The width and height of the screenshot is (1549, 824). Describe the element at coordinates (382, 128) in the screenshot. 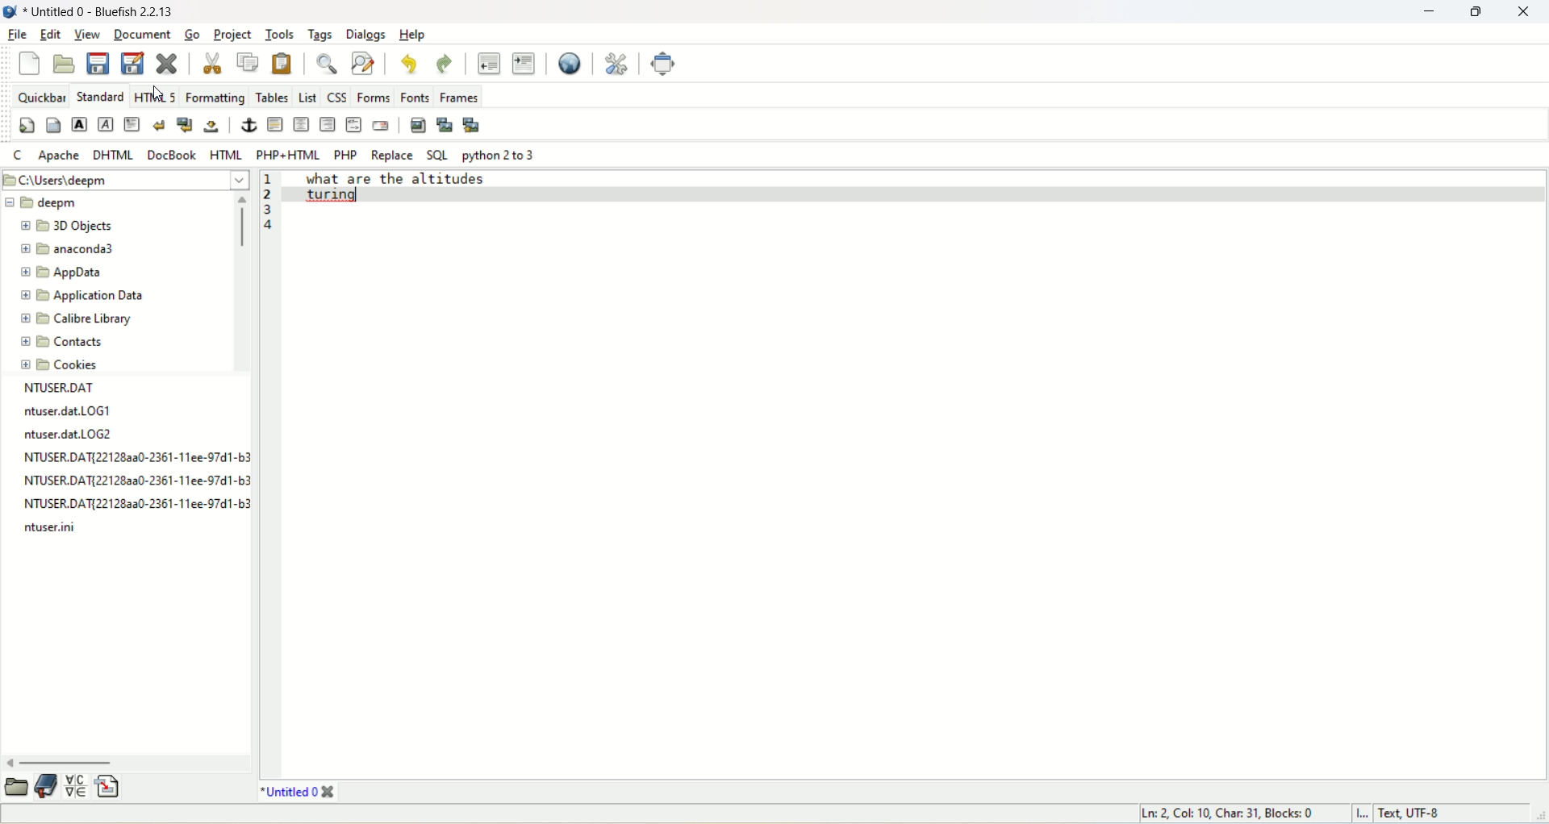

I see `email` at that location.